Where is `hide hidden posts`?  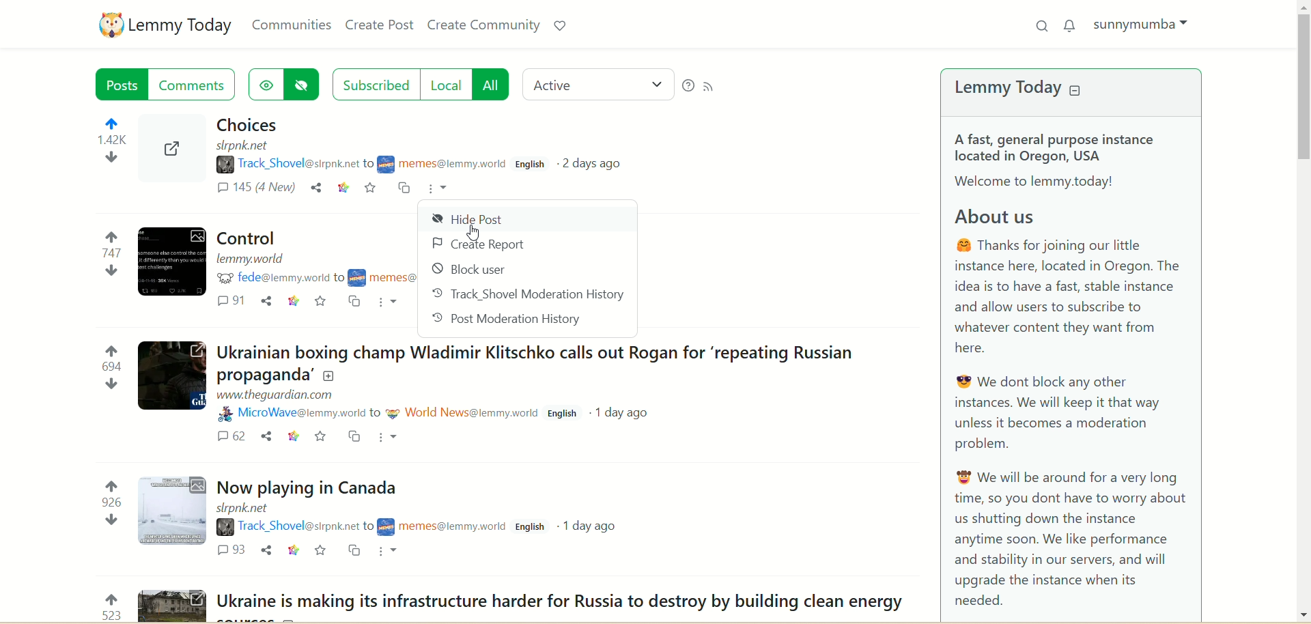
hide hidden posts is located at coordinates (304, 85).